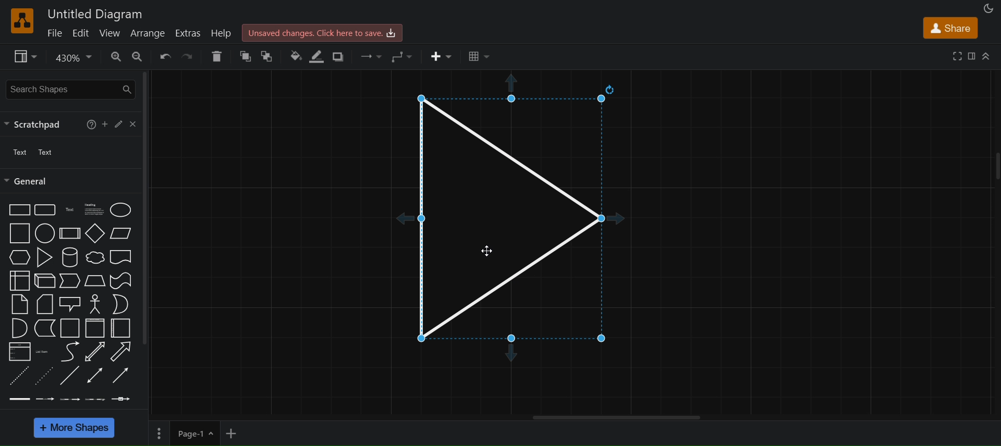 The image size is (1001, 446). What do you see at coordinates (72, 58) in the screenshot?
I see `zoom` at bounding box center [72, 58].